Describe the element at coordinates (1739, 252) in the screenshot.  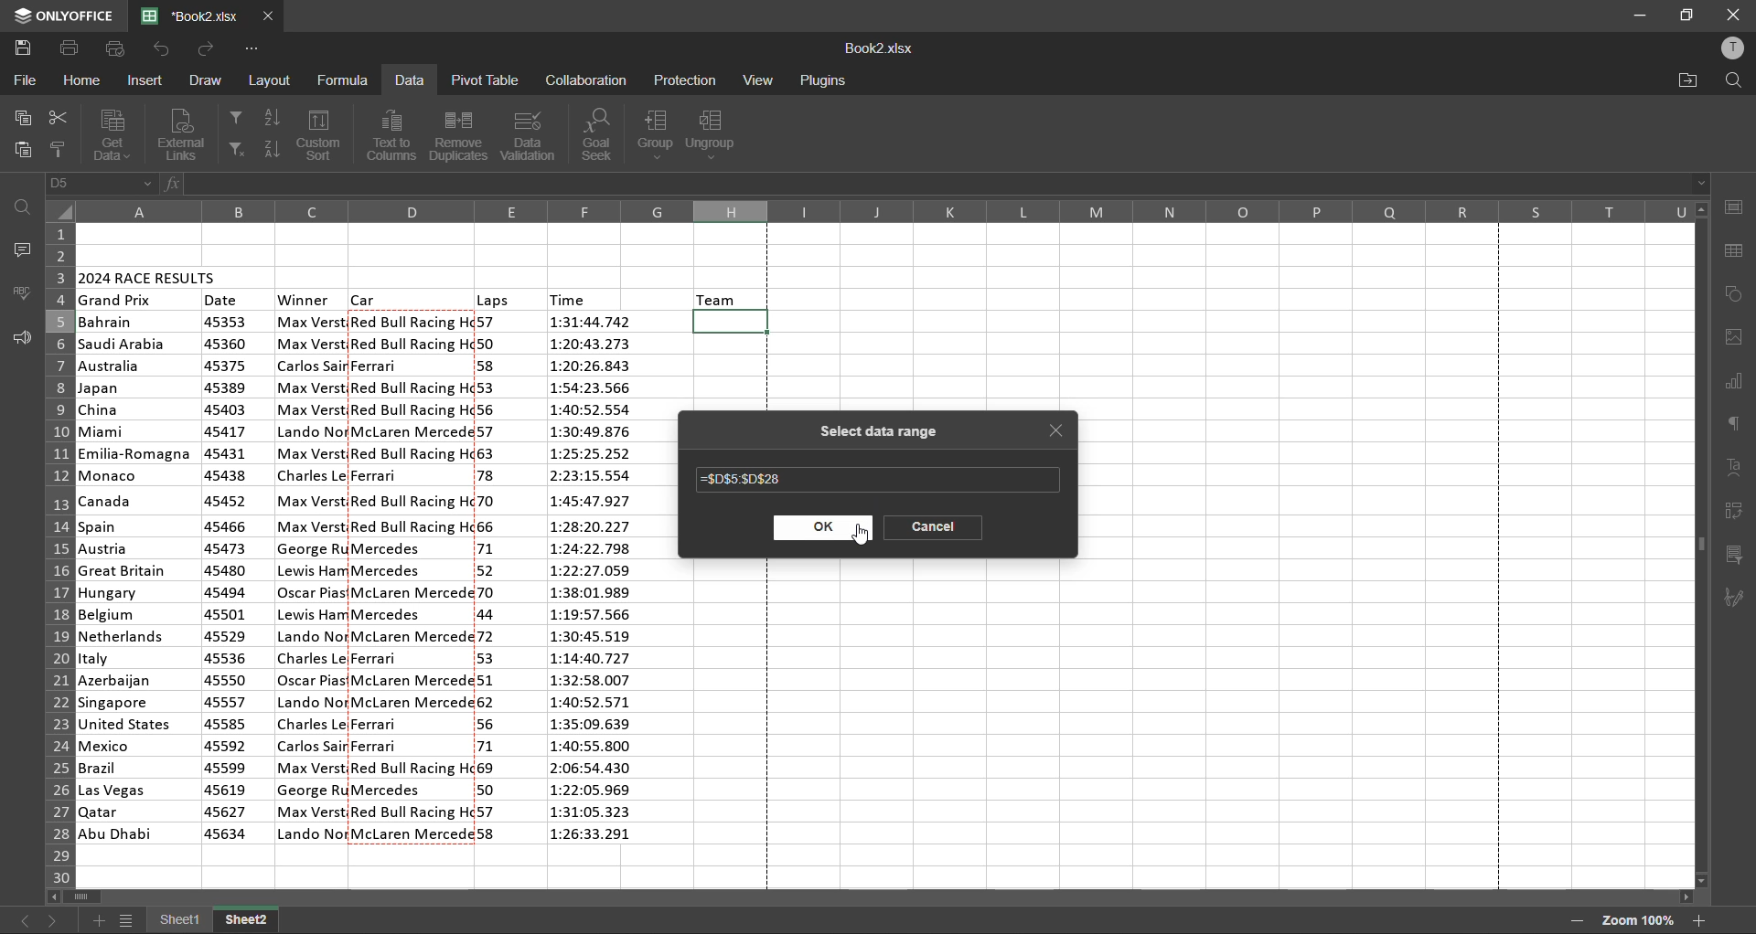
I see `table` at that location.